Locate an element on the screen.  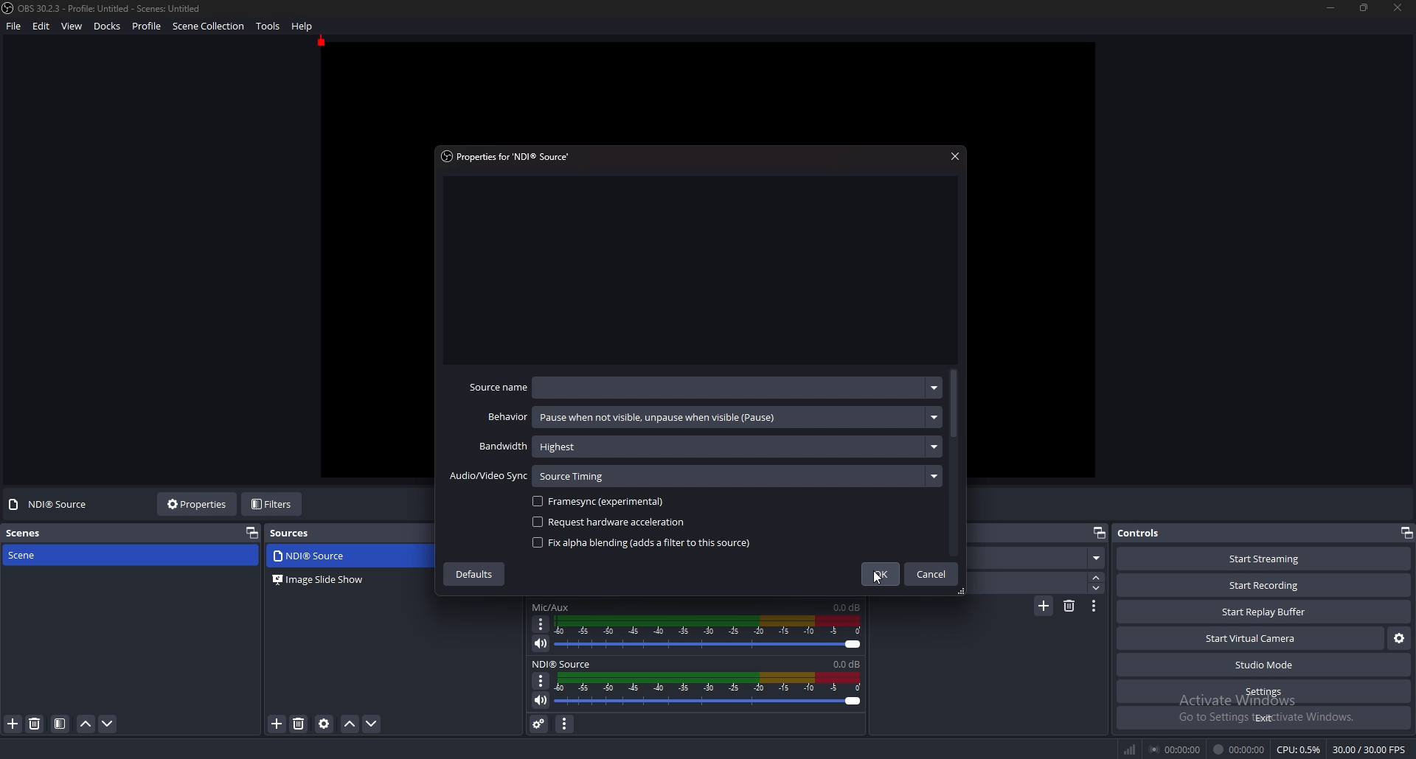
move source down is located at coordinates (372, 724).